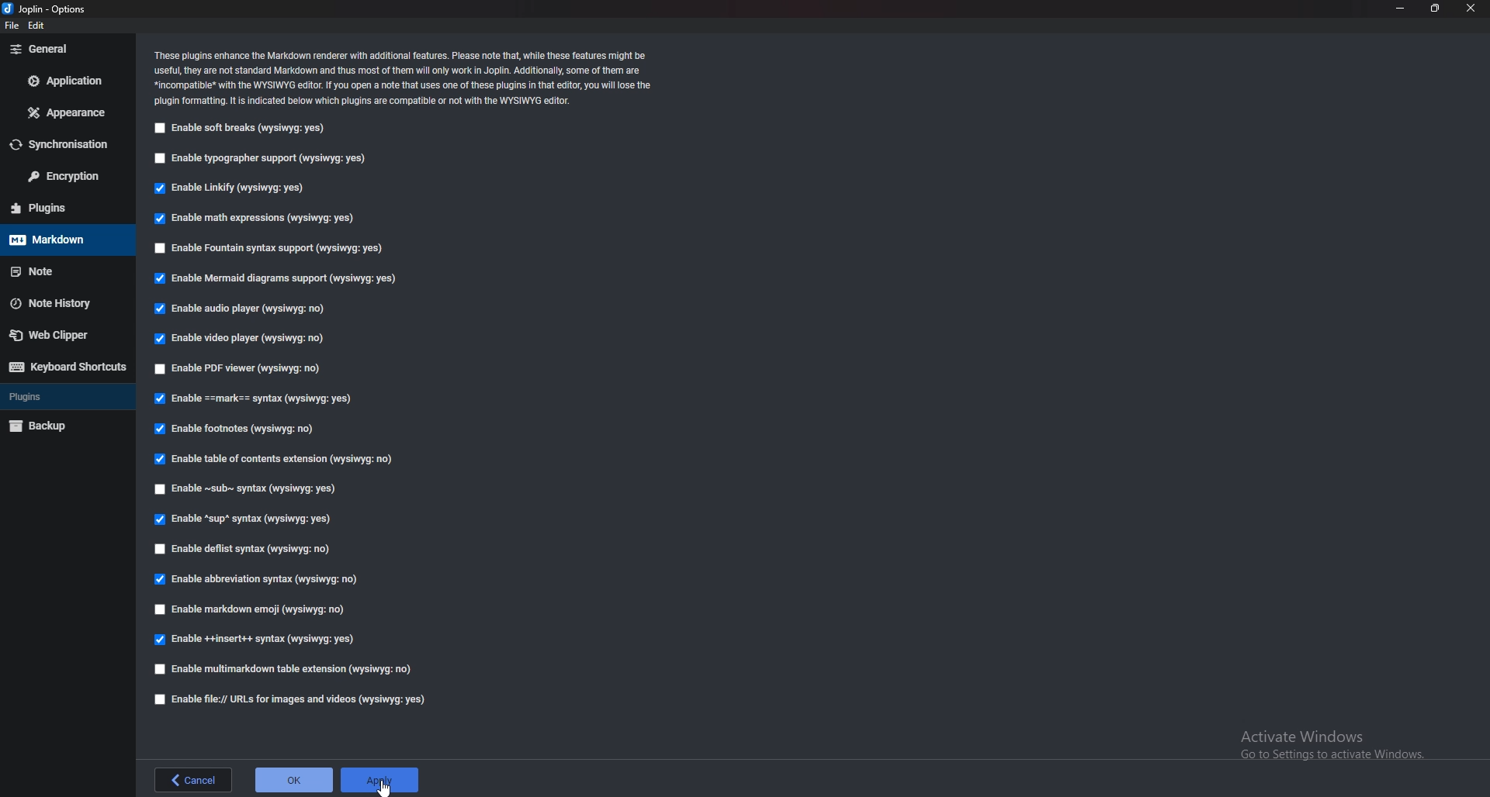  Describe the element at coordinates (14, 26) in the screenshot. I see `file` at that location.